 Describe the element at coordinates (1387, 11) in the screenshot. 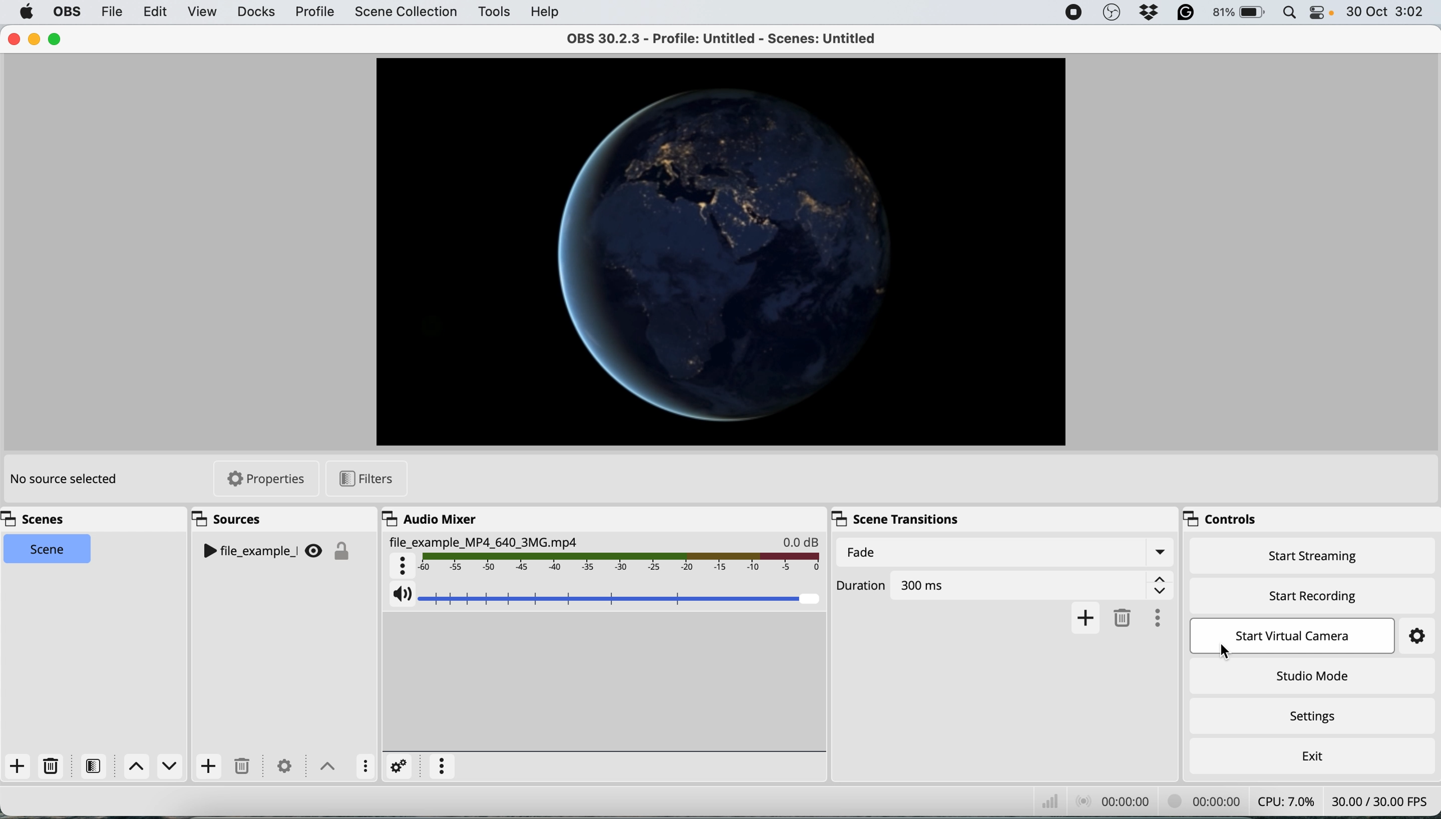

I see `date and time` at that location.